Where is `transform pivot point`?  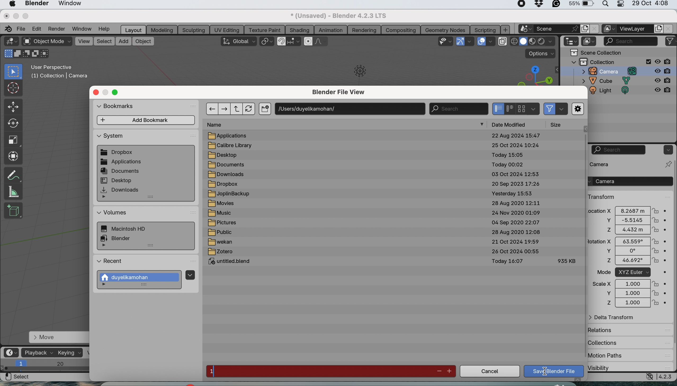
transform pivot point is located at coordinates (266, 42).